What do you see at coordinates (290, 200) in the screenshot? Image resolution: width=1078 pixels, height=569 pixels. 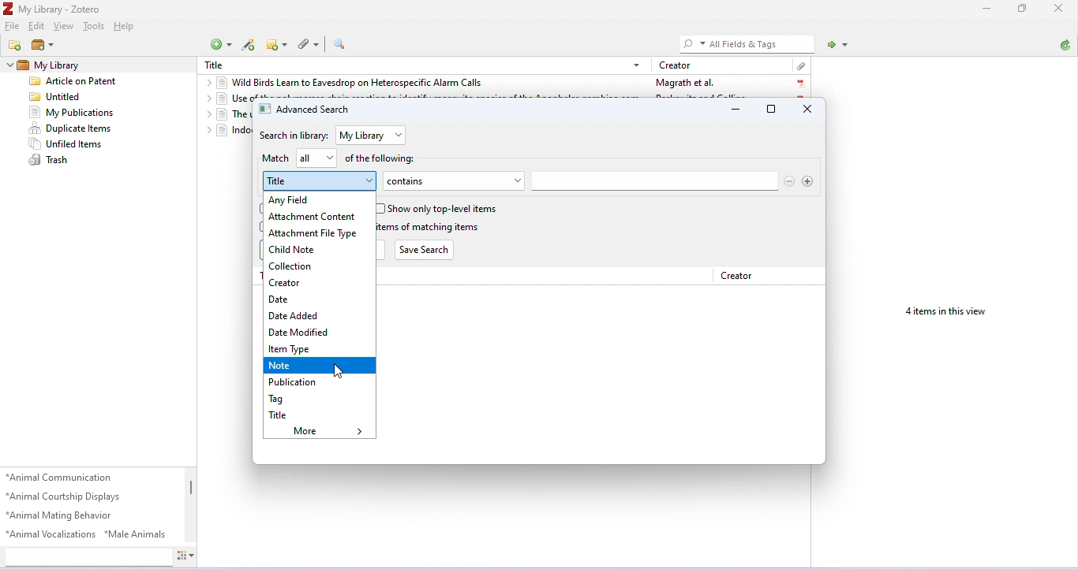 I see `any field` at bounding box center [290, 200].